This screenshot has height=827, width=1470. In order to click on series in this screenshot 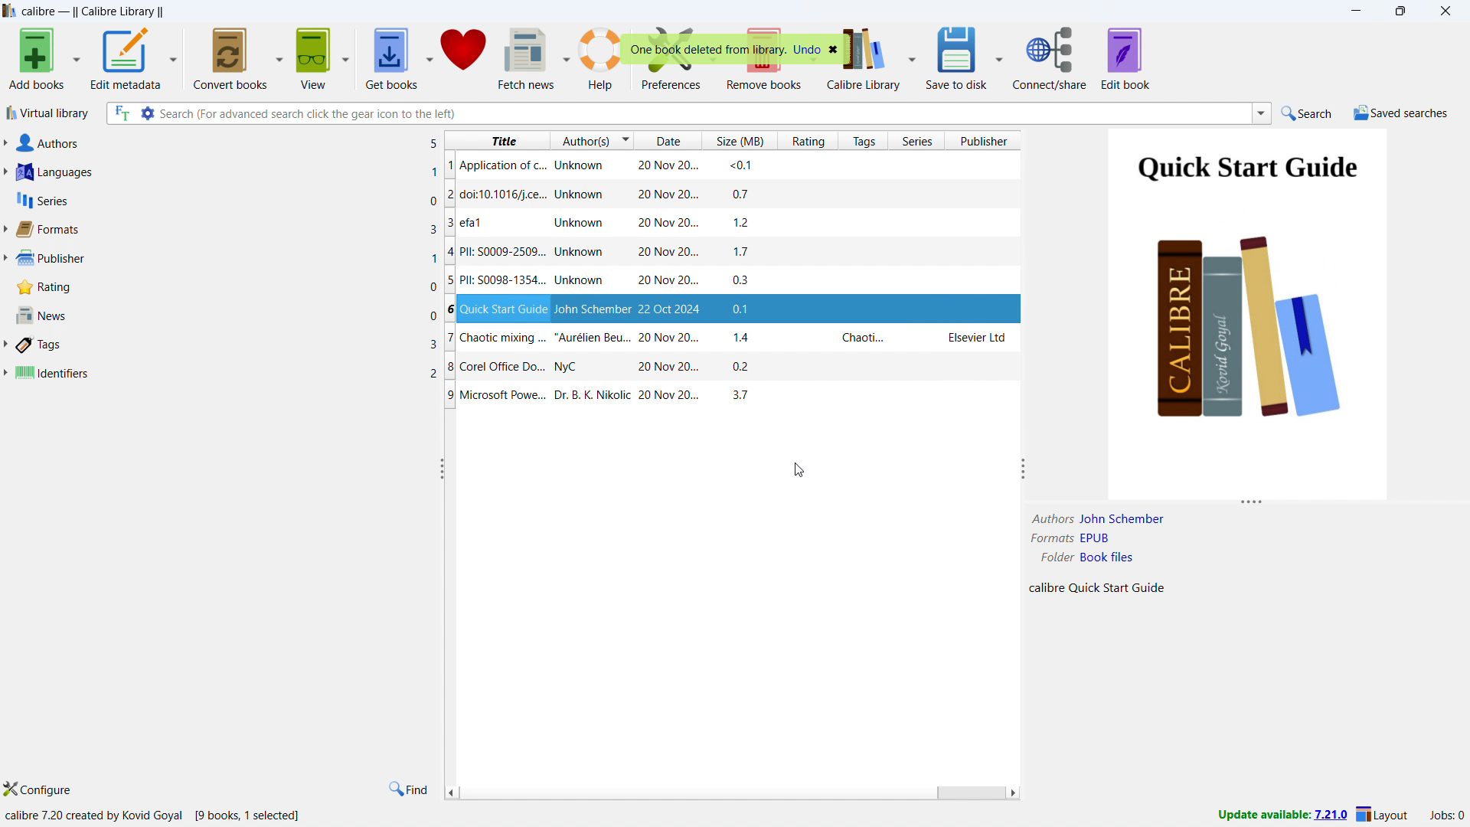, I will do `click(227, 200)`.